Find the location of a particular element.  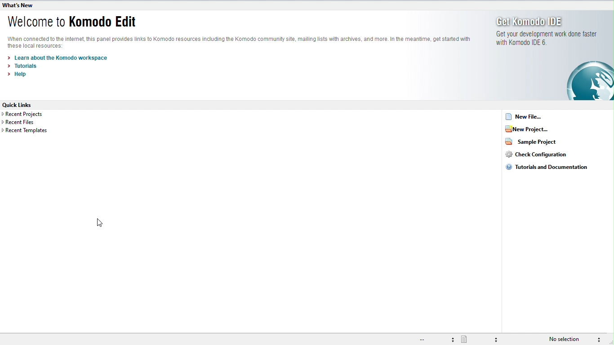

no selection is located at coordinates (568, 339).